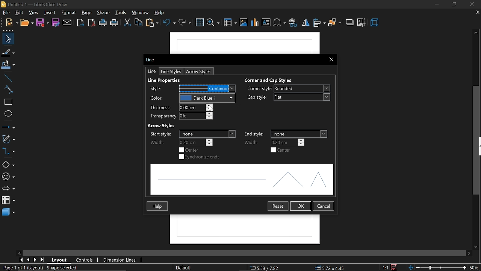  Describe the element at coordinates (92, 24) in the screenshot. I see `export as pdf` at that location.